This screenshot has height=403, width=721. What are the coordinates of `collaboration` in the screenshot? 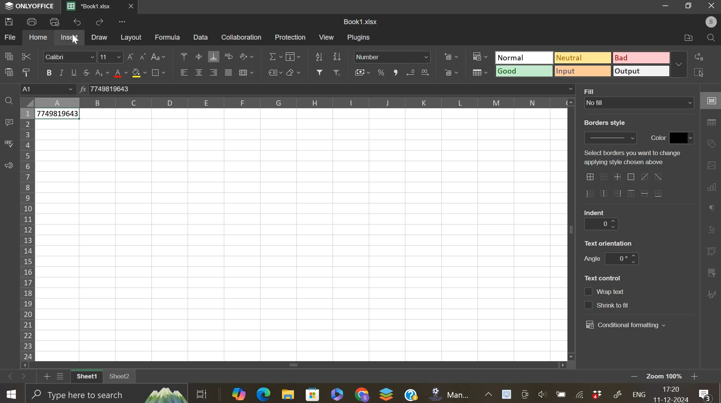 It's located at (242, 37).